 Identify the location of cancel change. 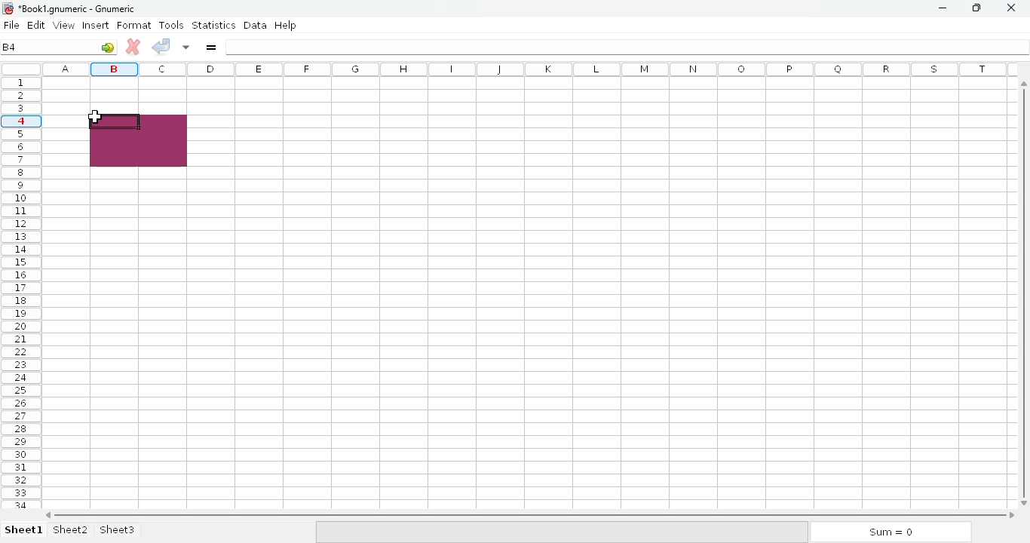
(133, 47).